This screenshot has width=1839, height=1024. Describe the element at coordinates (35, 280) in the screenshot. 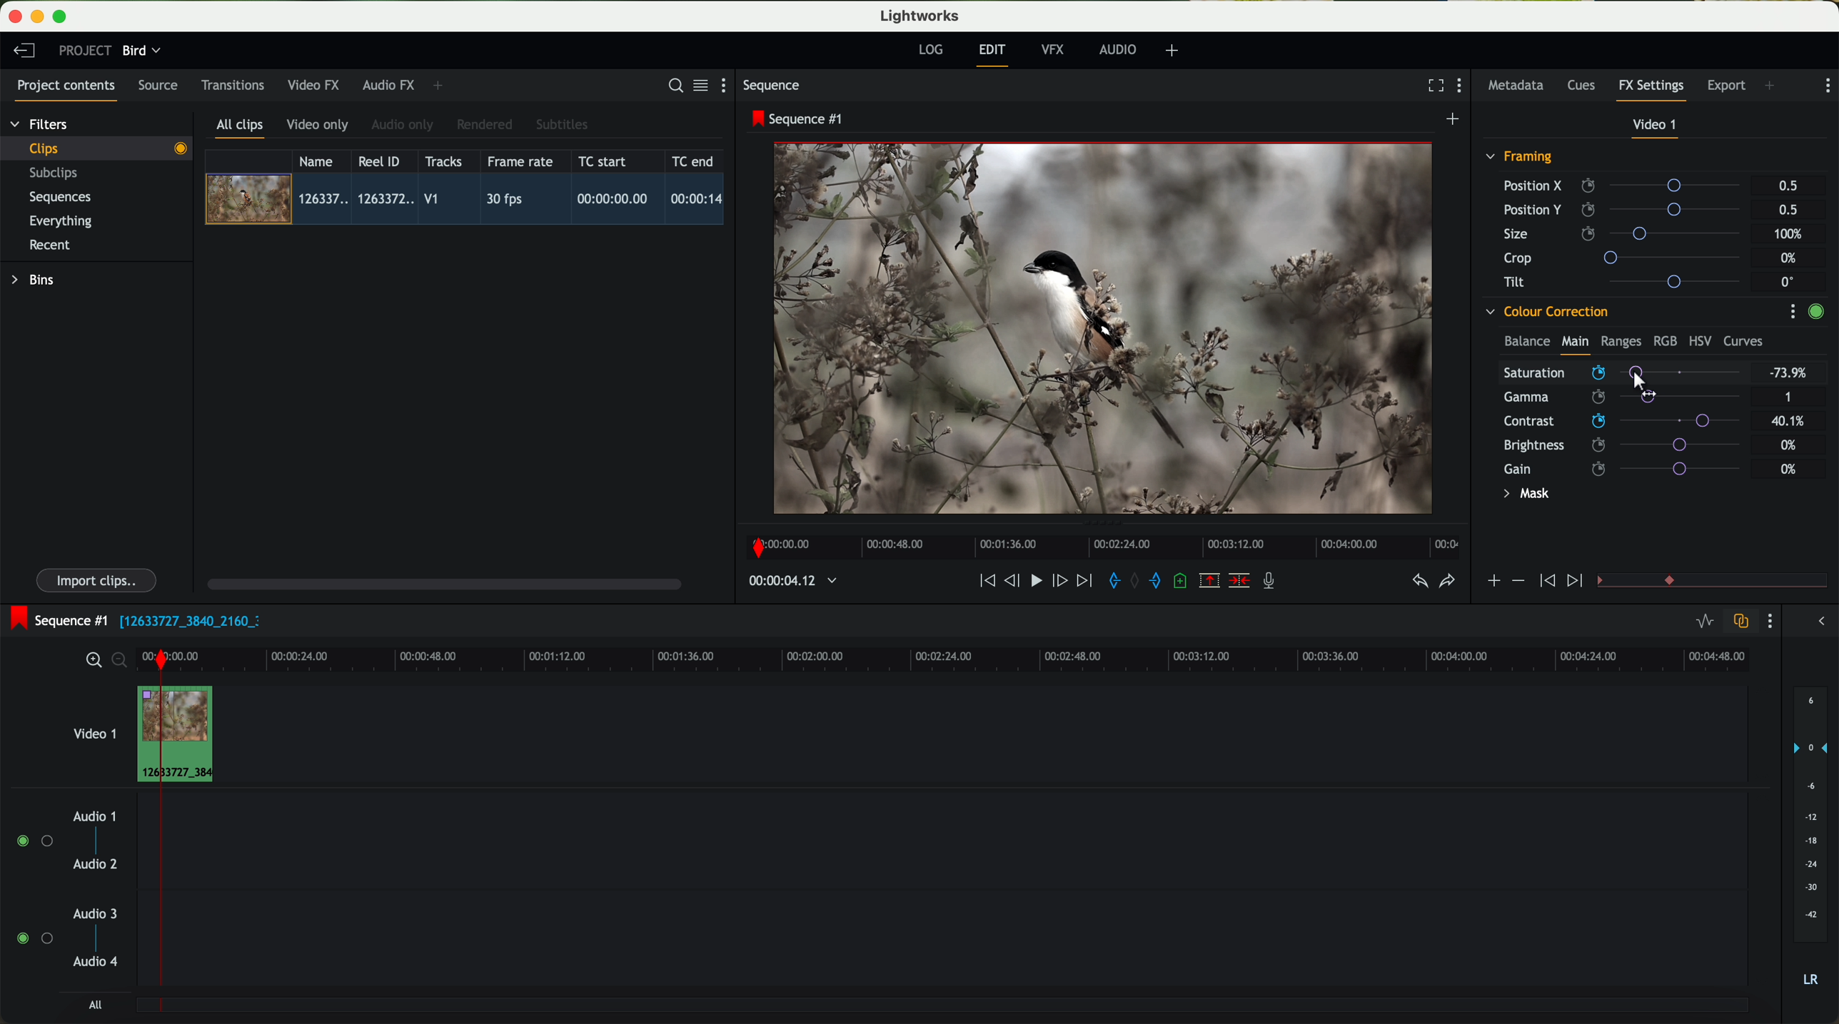

I see `bins` at that location.